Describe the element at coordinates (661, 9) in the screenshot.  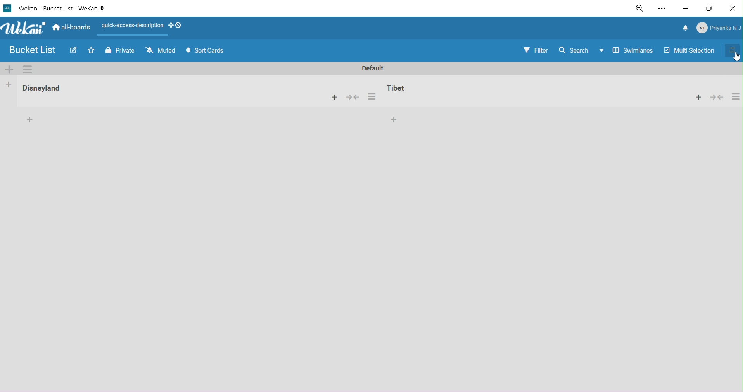
I see `settings and more` at that location.